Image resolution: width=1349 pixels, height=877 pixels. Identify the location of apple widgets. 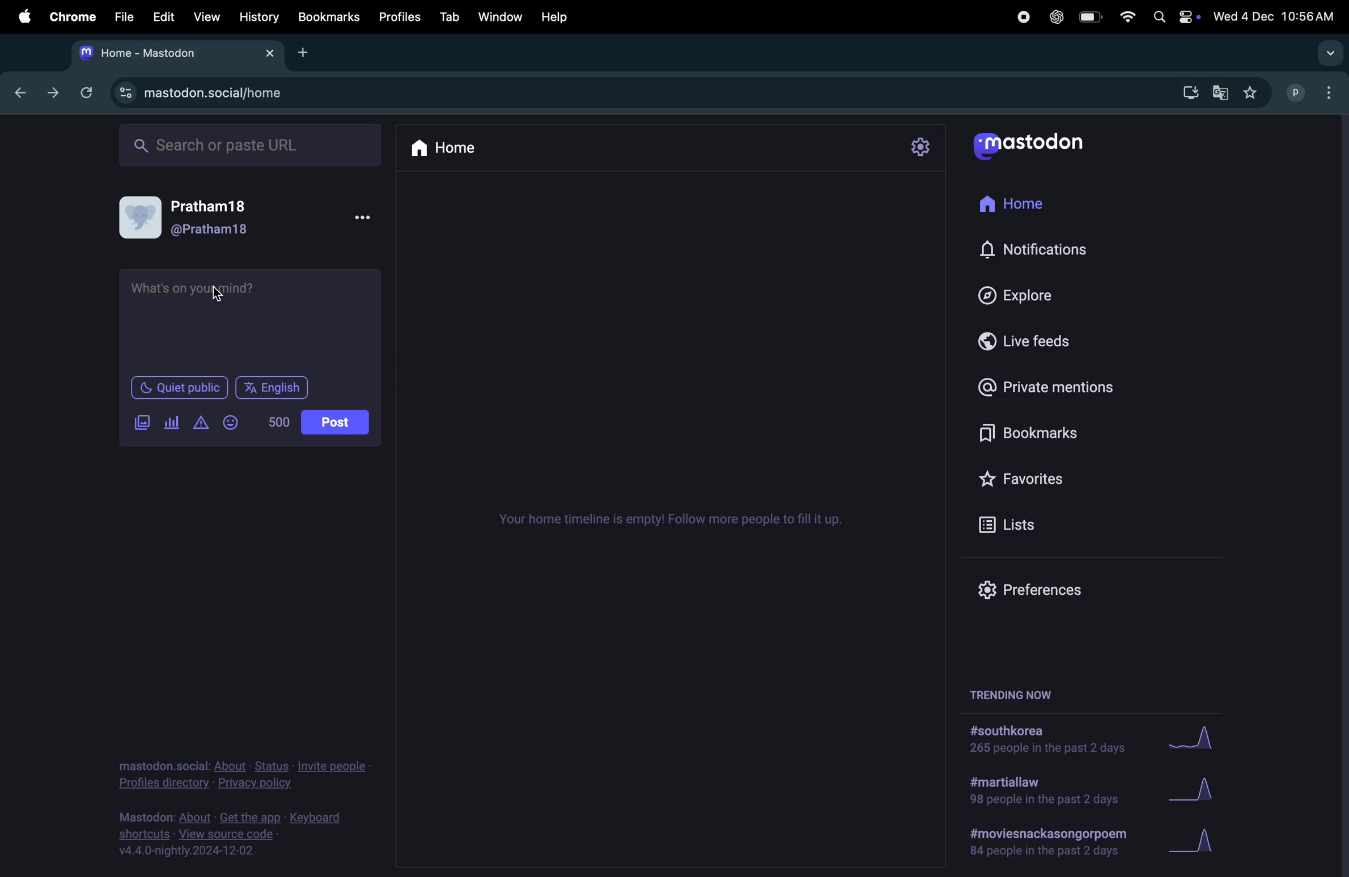
(1175, 16).